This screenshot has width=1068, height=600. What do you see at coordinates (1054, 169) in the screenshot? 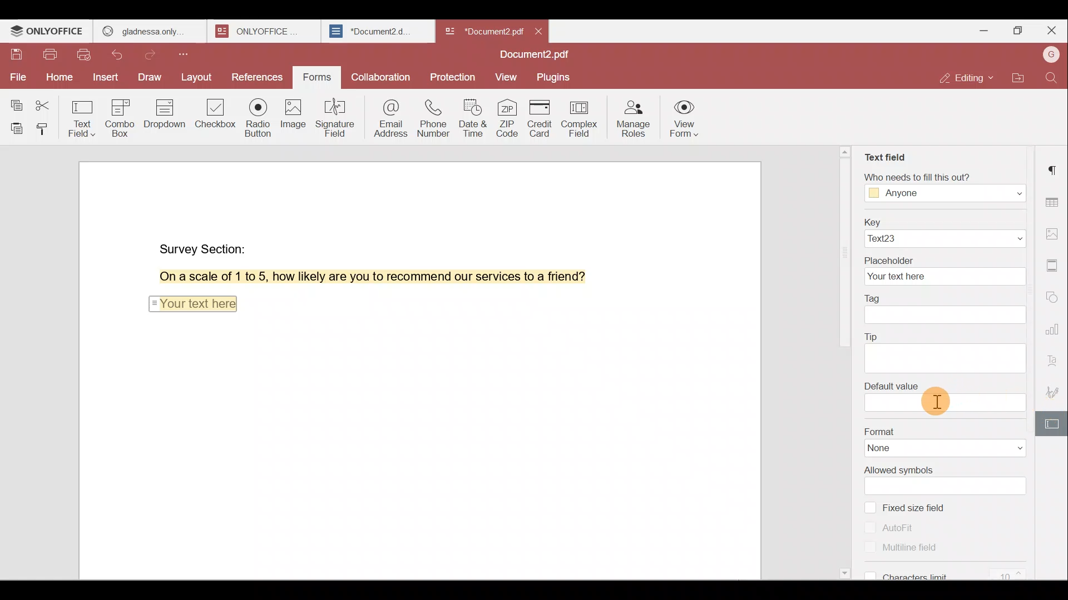
I see `Paragraph settings` at bounding box center [1054, 169].